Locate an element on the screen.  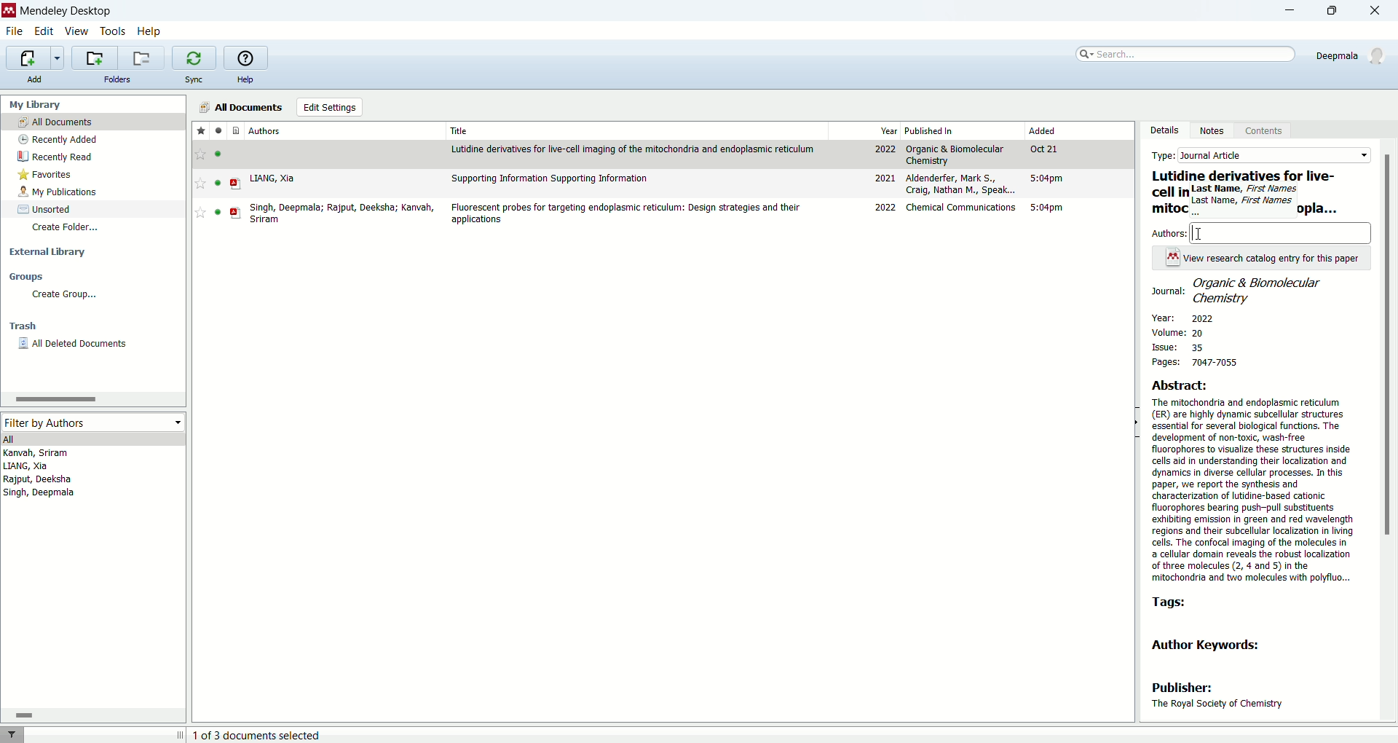
documents type is located at coordinates (236, 130).